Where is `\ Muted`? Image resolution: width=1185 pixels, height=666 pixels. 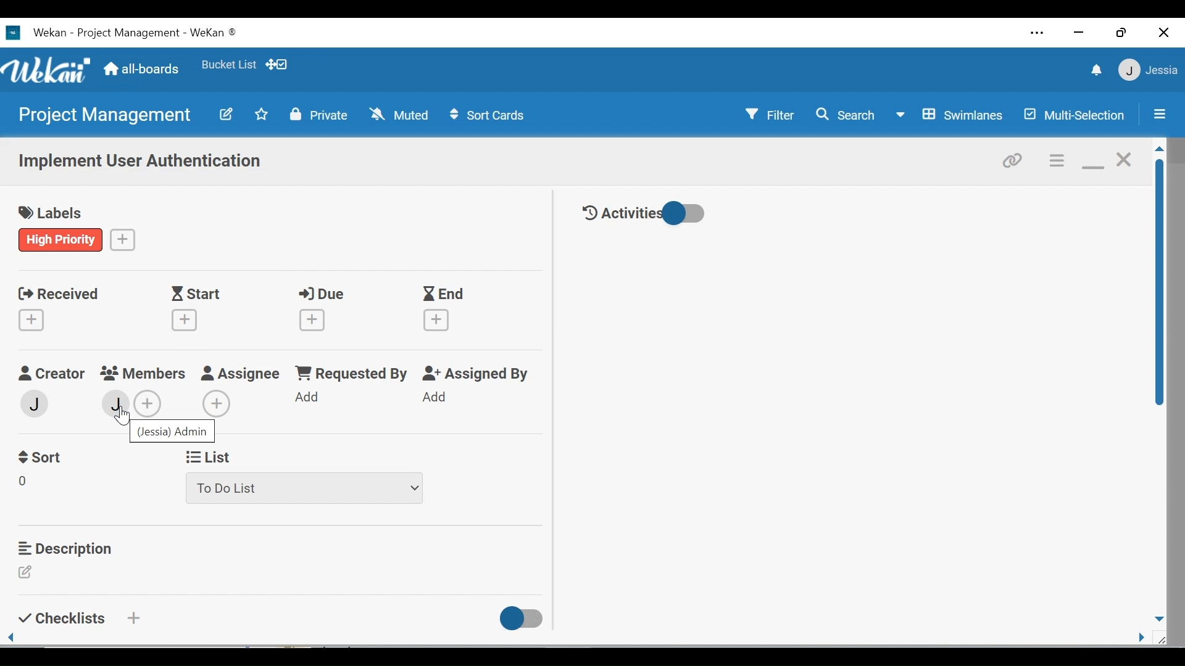
\ Muted is located at coordinates (401, 115).